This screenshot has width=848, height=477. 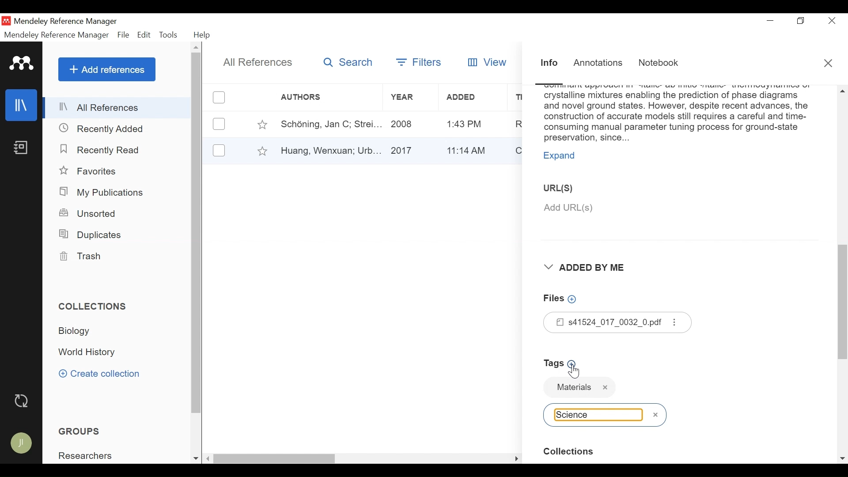 What do you see at coordinates (262, 151) in the screenshot?
I see `Toggle Favorites` at bounding box center [262, 151].